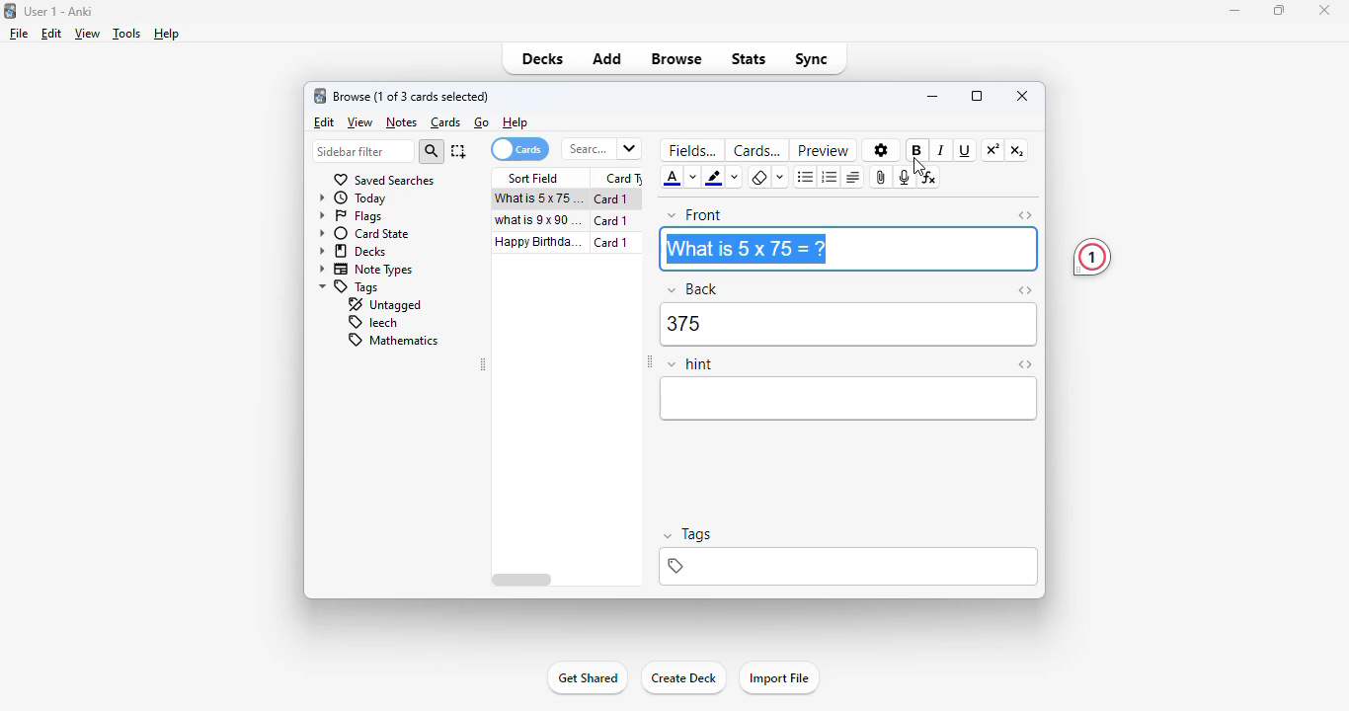  What do you see at coordinates (401, 122) in the screenshot?
I see `notes` at bounding box center [401, 122].